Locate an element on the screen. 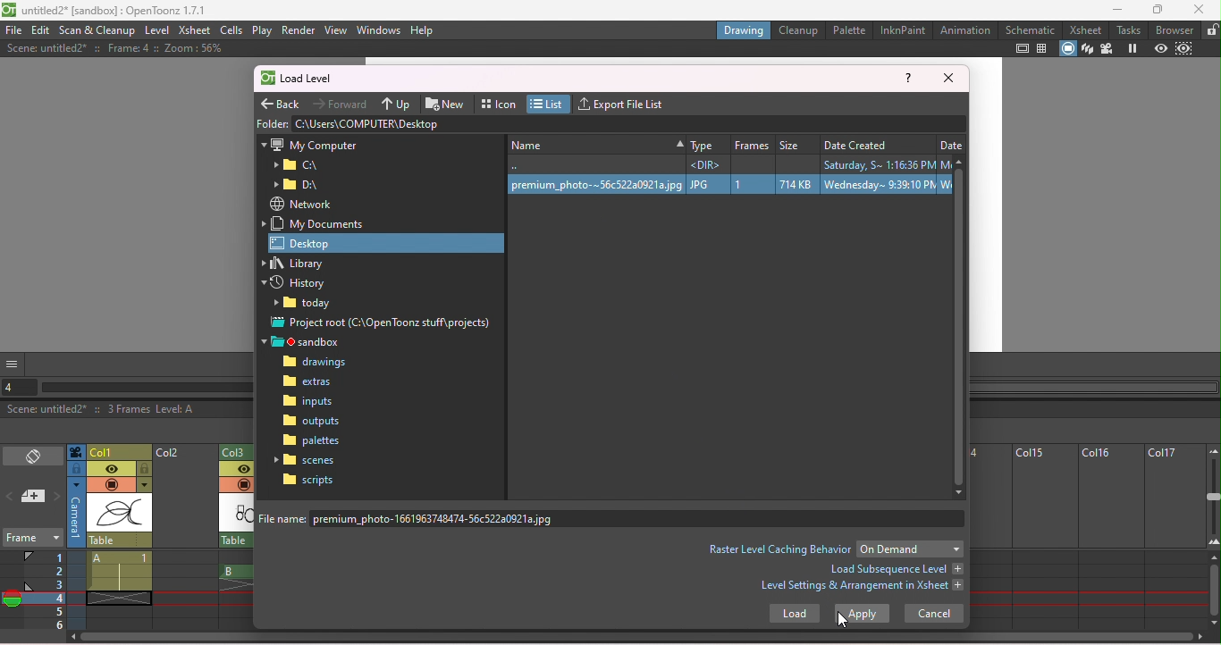 The width and height of the screenshot is (1221, 645). History is located at coordinates (301, 284).